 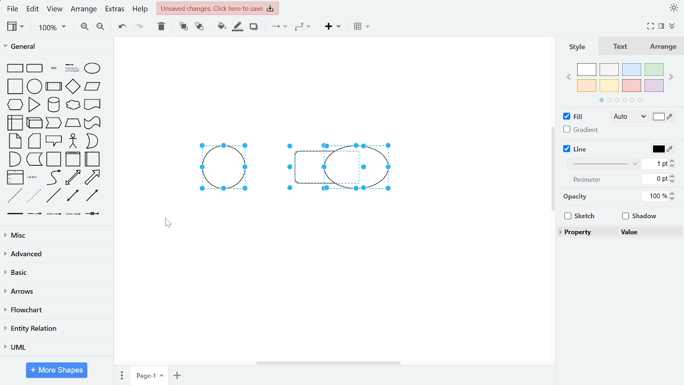 I want to click on yellow, so click(x=610, y=86).